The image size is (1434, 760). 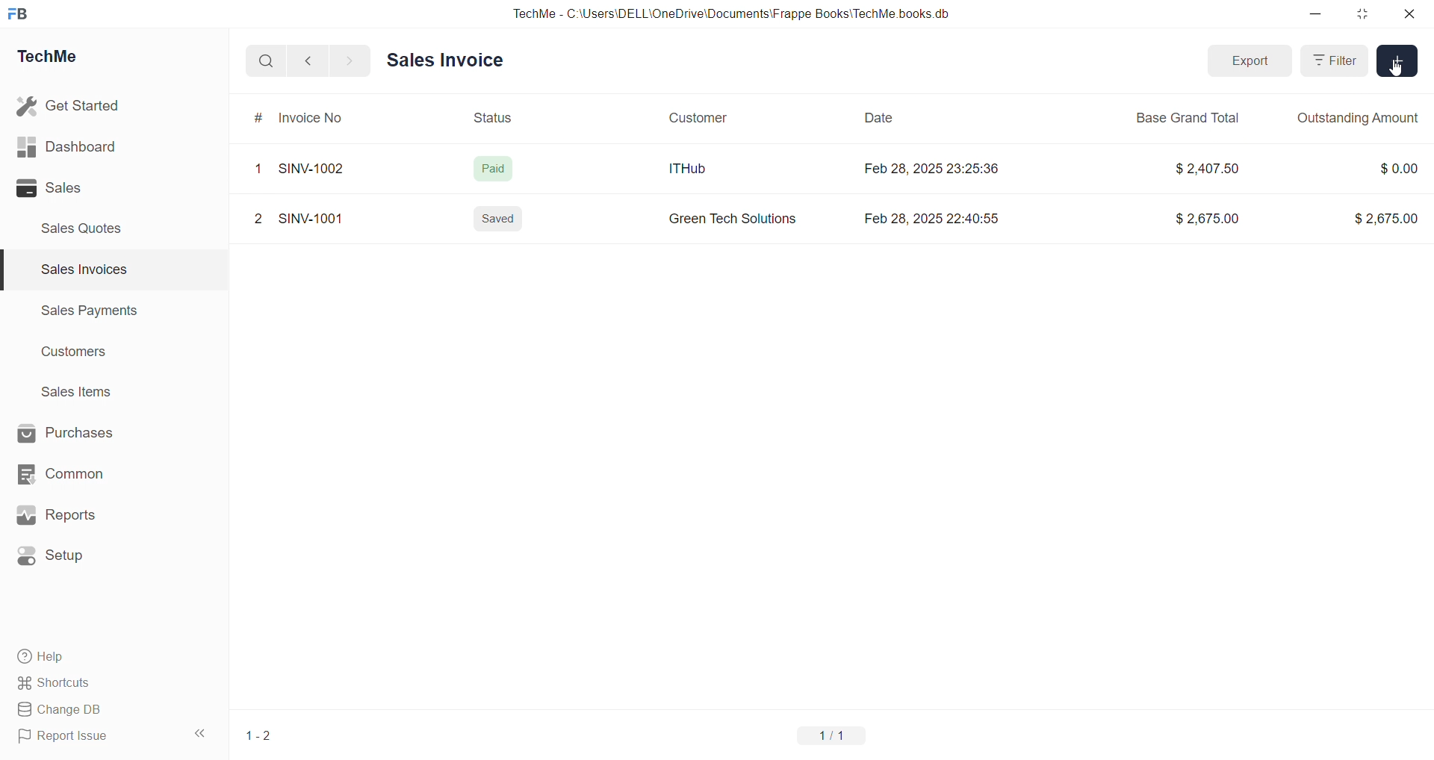 What do you see at coordinates (69, 738) in the screenshot?
I see ` Report Issue` at bounding box center [69, 738].